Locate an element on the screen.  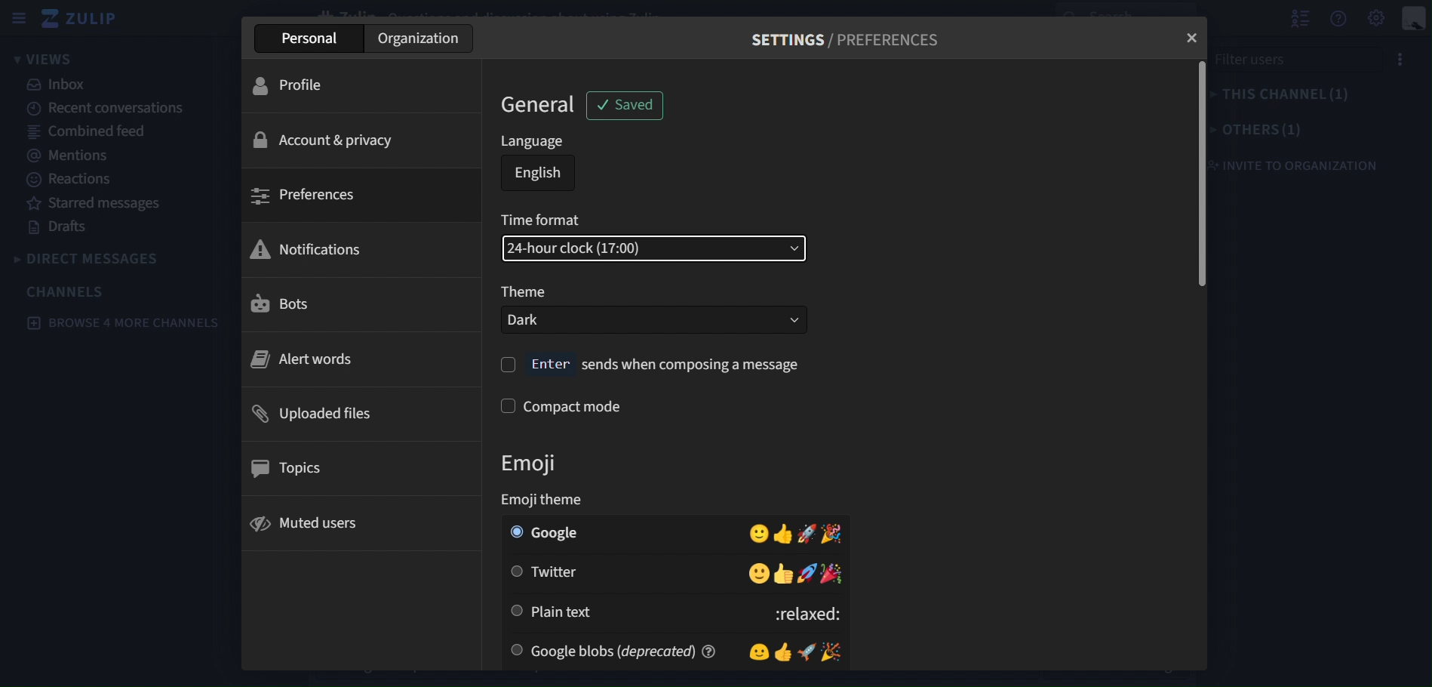
mentions is located at coordinates (68, 155).